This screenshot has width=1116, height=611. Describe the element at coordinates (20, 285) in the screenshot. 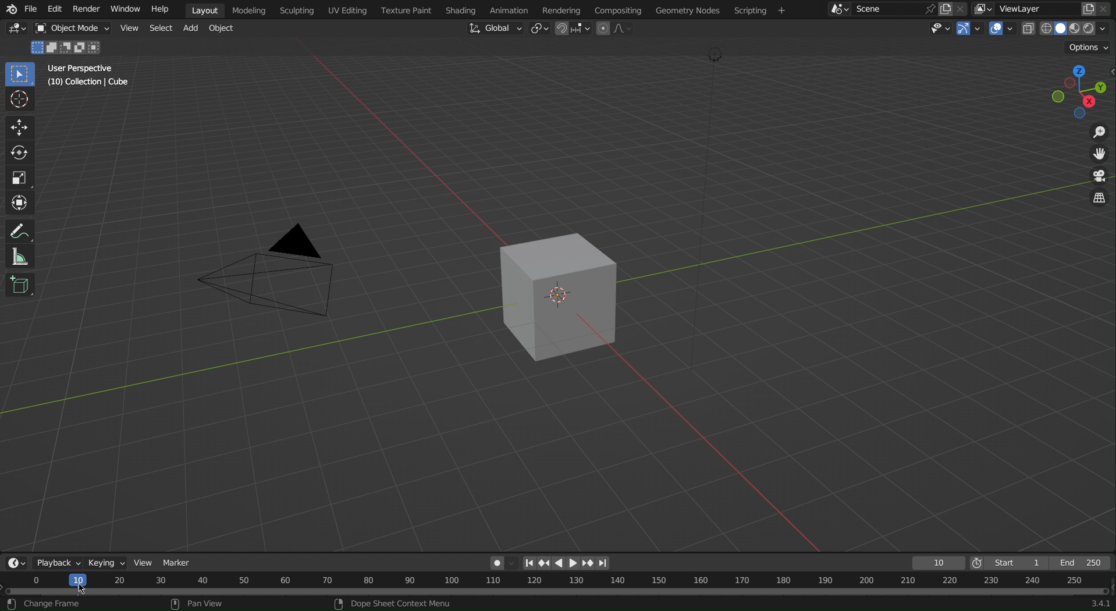

I see `Add Cube` at that location.